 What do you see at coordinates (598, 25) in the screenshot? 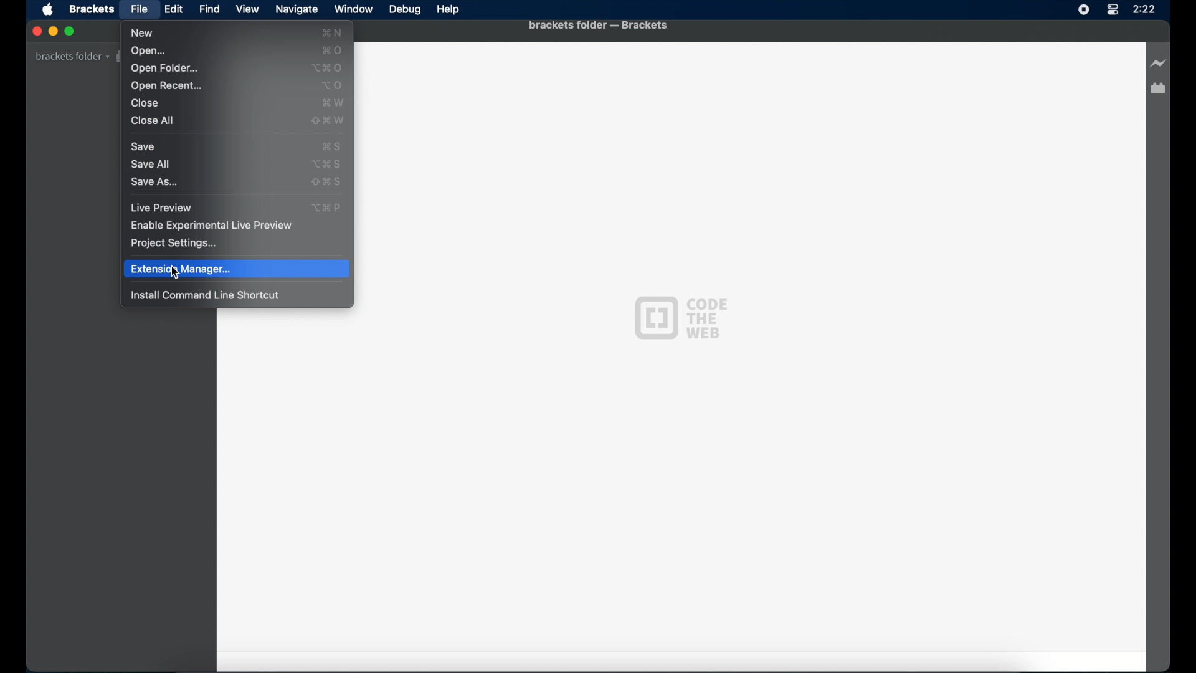
I see `brackets folder - brackets` at bounding box center [598, 25].